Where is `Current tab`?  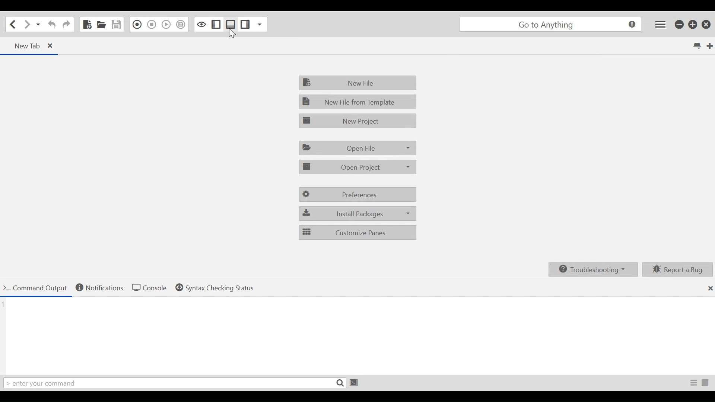
Current tab is located at coordinates (28, 46).